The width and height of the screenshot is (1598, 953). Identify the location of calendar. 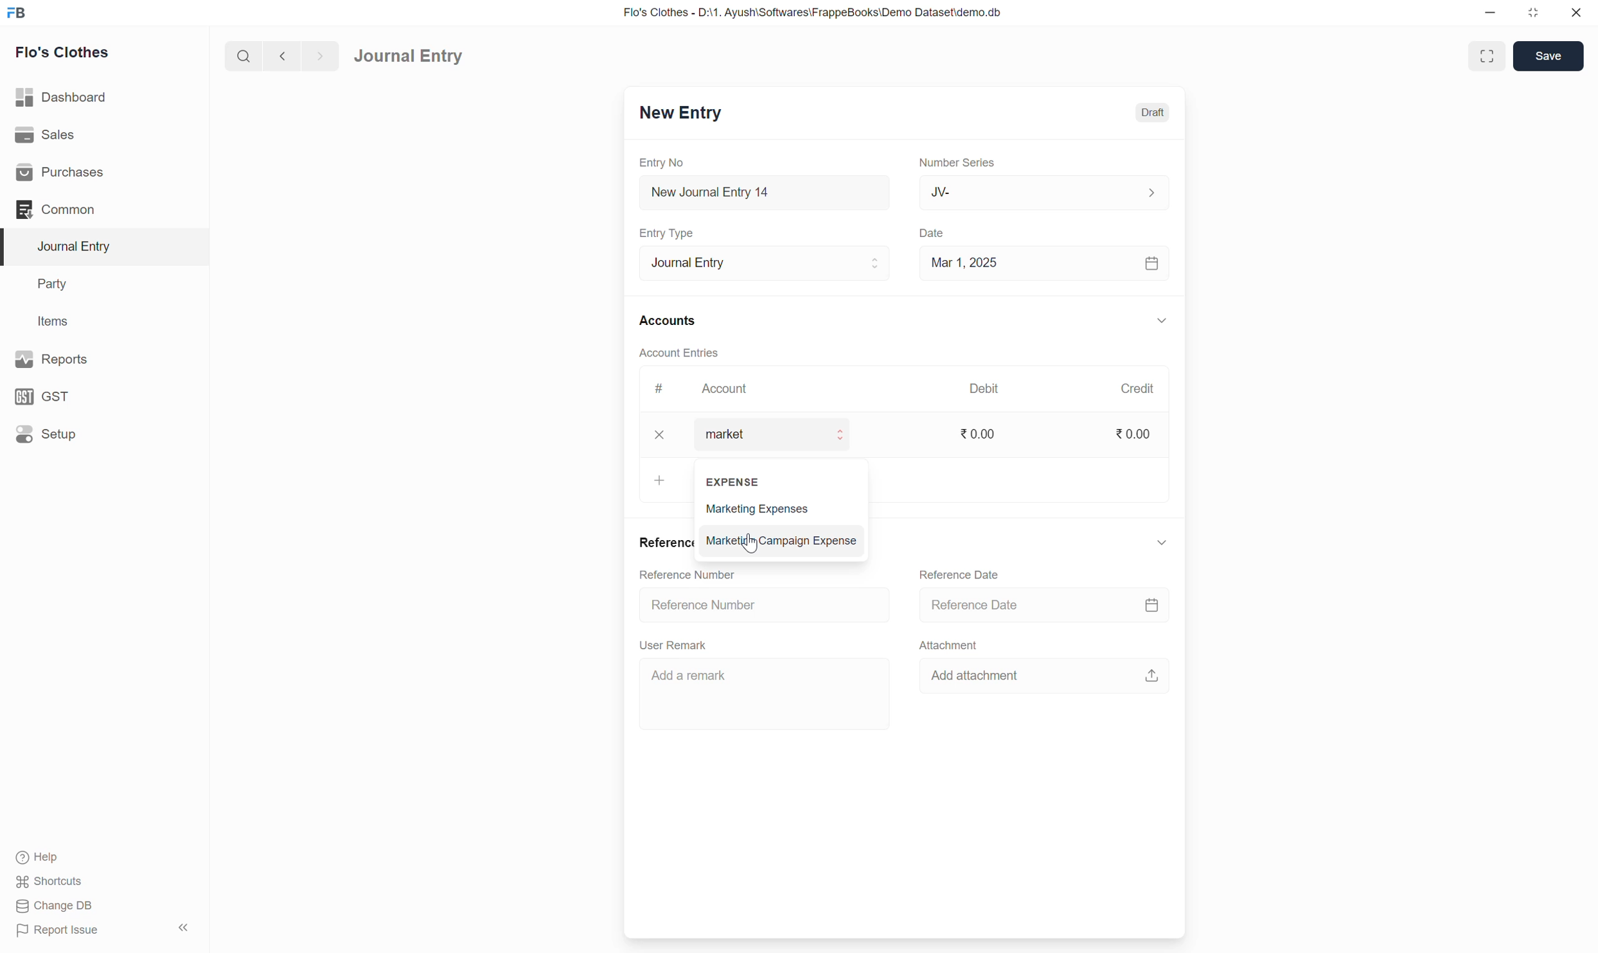
(1153, 265).